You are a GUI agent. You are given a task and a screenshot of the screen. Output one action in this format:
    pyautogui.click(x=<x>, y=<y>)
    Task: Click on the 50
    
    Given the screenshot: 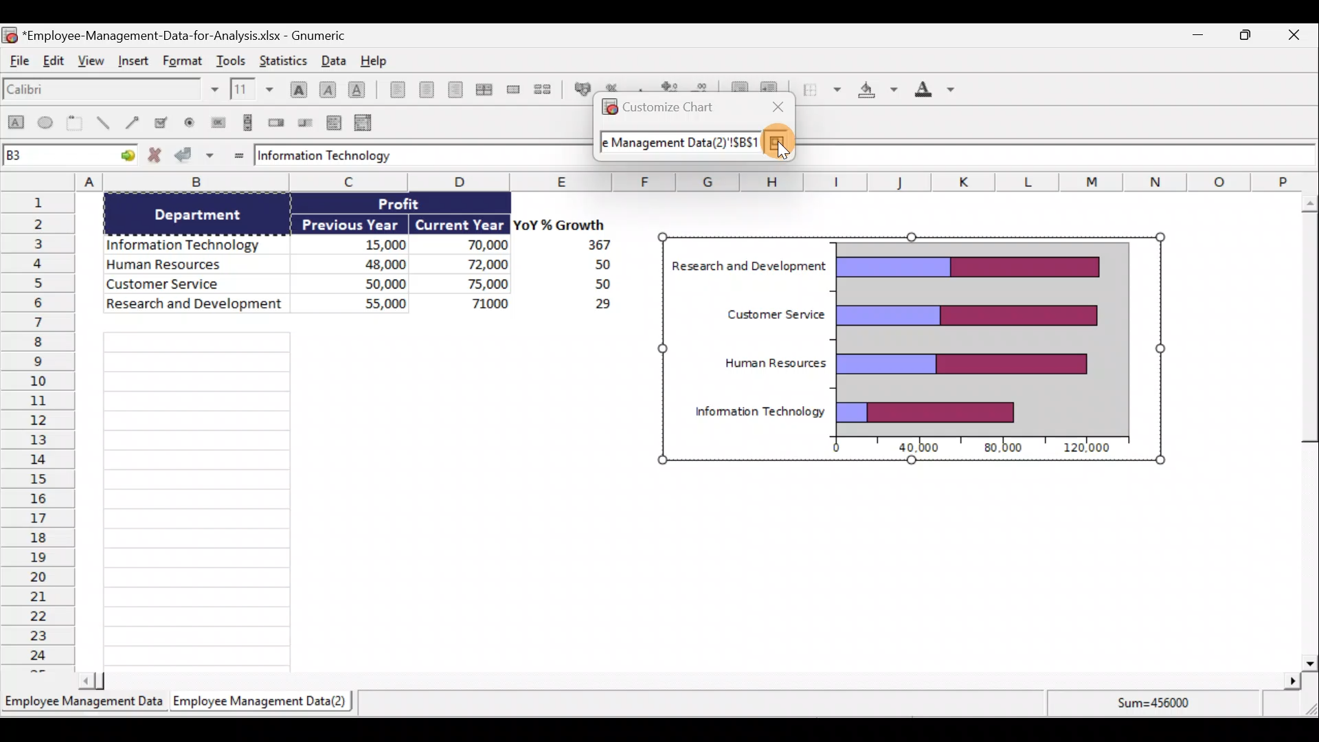 What is the action you would take?
    pyautogui.click(x=592, y=285)
    